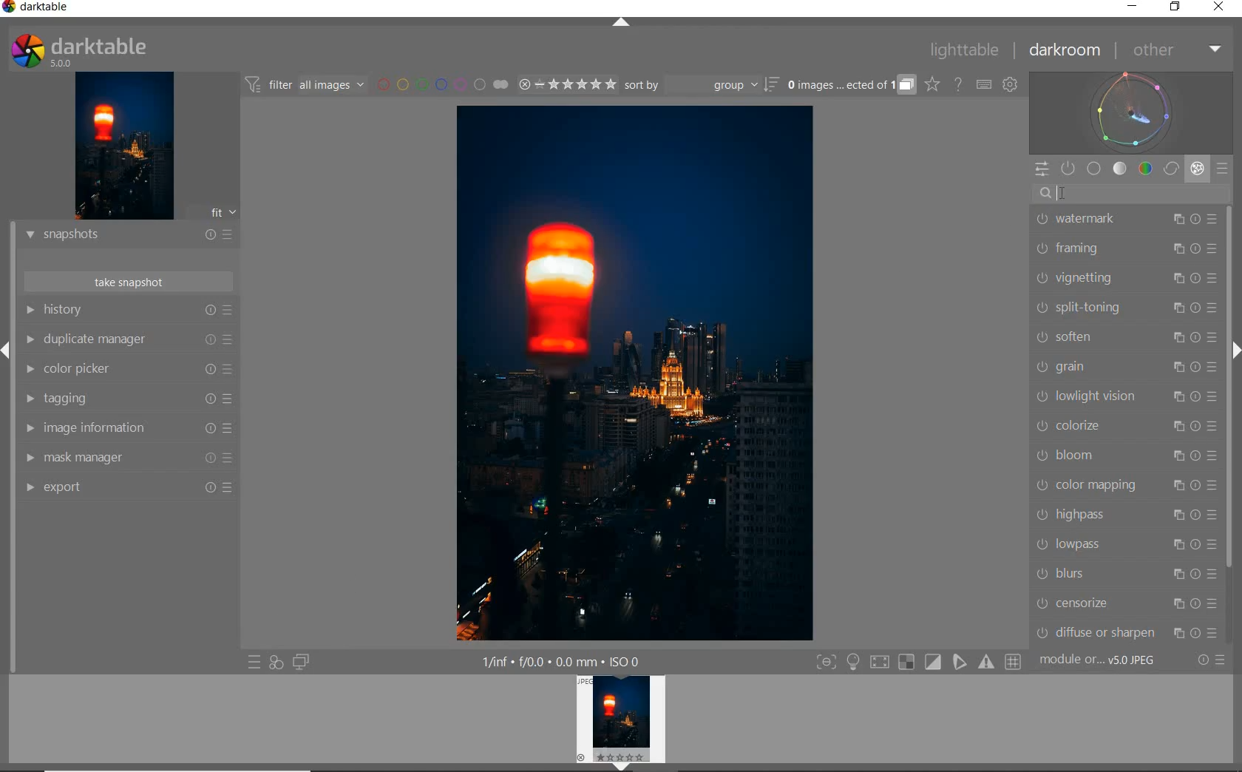  Describe the element at coordinates (208, 459) in the screenshot. I see `Reset` at that location.